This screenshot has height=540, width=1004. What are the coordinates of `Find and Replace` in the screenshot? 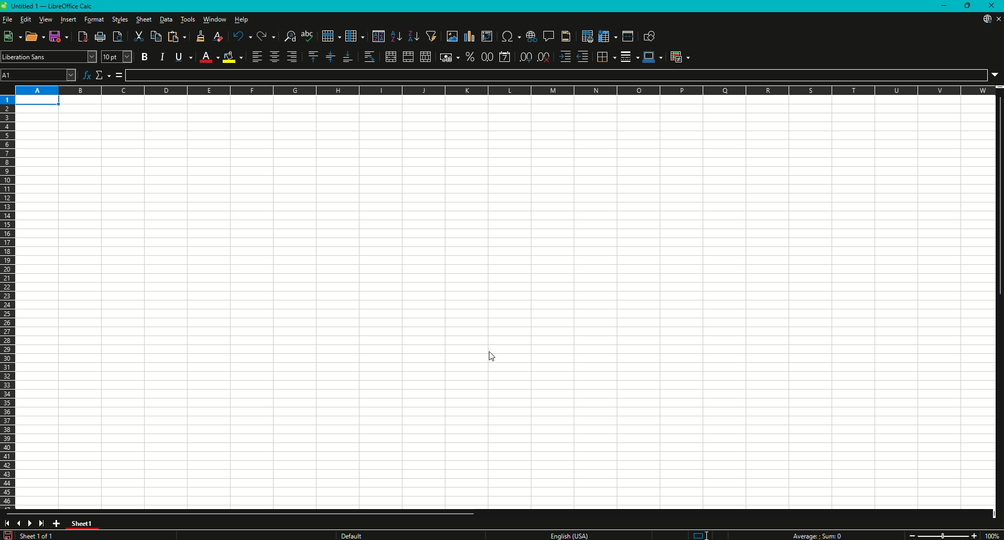 It's located at (289, 36).